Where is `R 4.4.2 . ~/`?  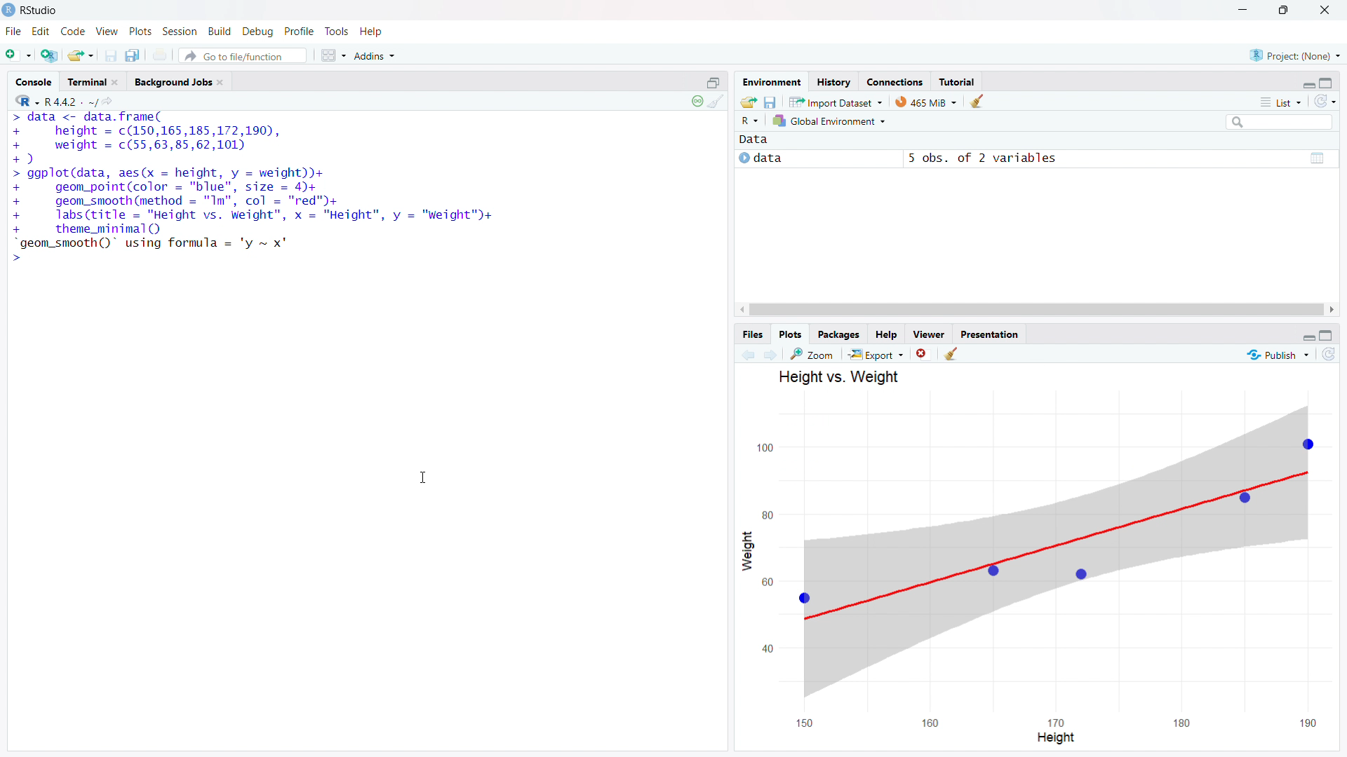 R 4.4.2 . ~/ is located at coordinates (72, 100).